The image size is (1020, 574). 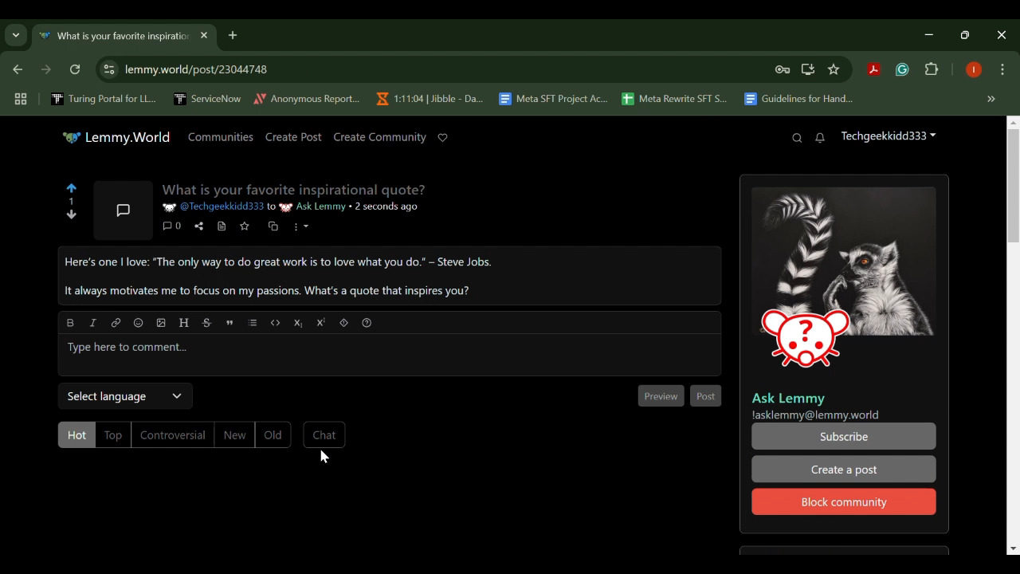 I want to click on Community Post Icon, so click(x=119, y=210).